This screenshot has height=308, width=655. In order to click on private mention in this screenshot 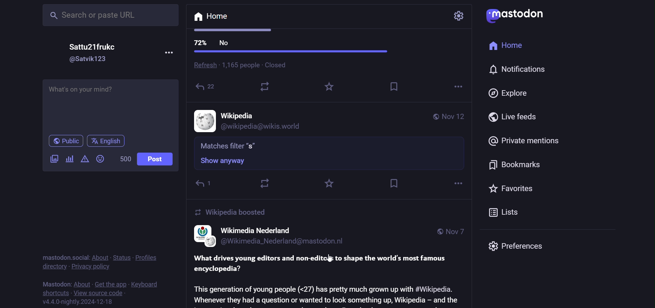, I will do `click(521, 140)`.